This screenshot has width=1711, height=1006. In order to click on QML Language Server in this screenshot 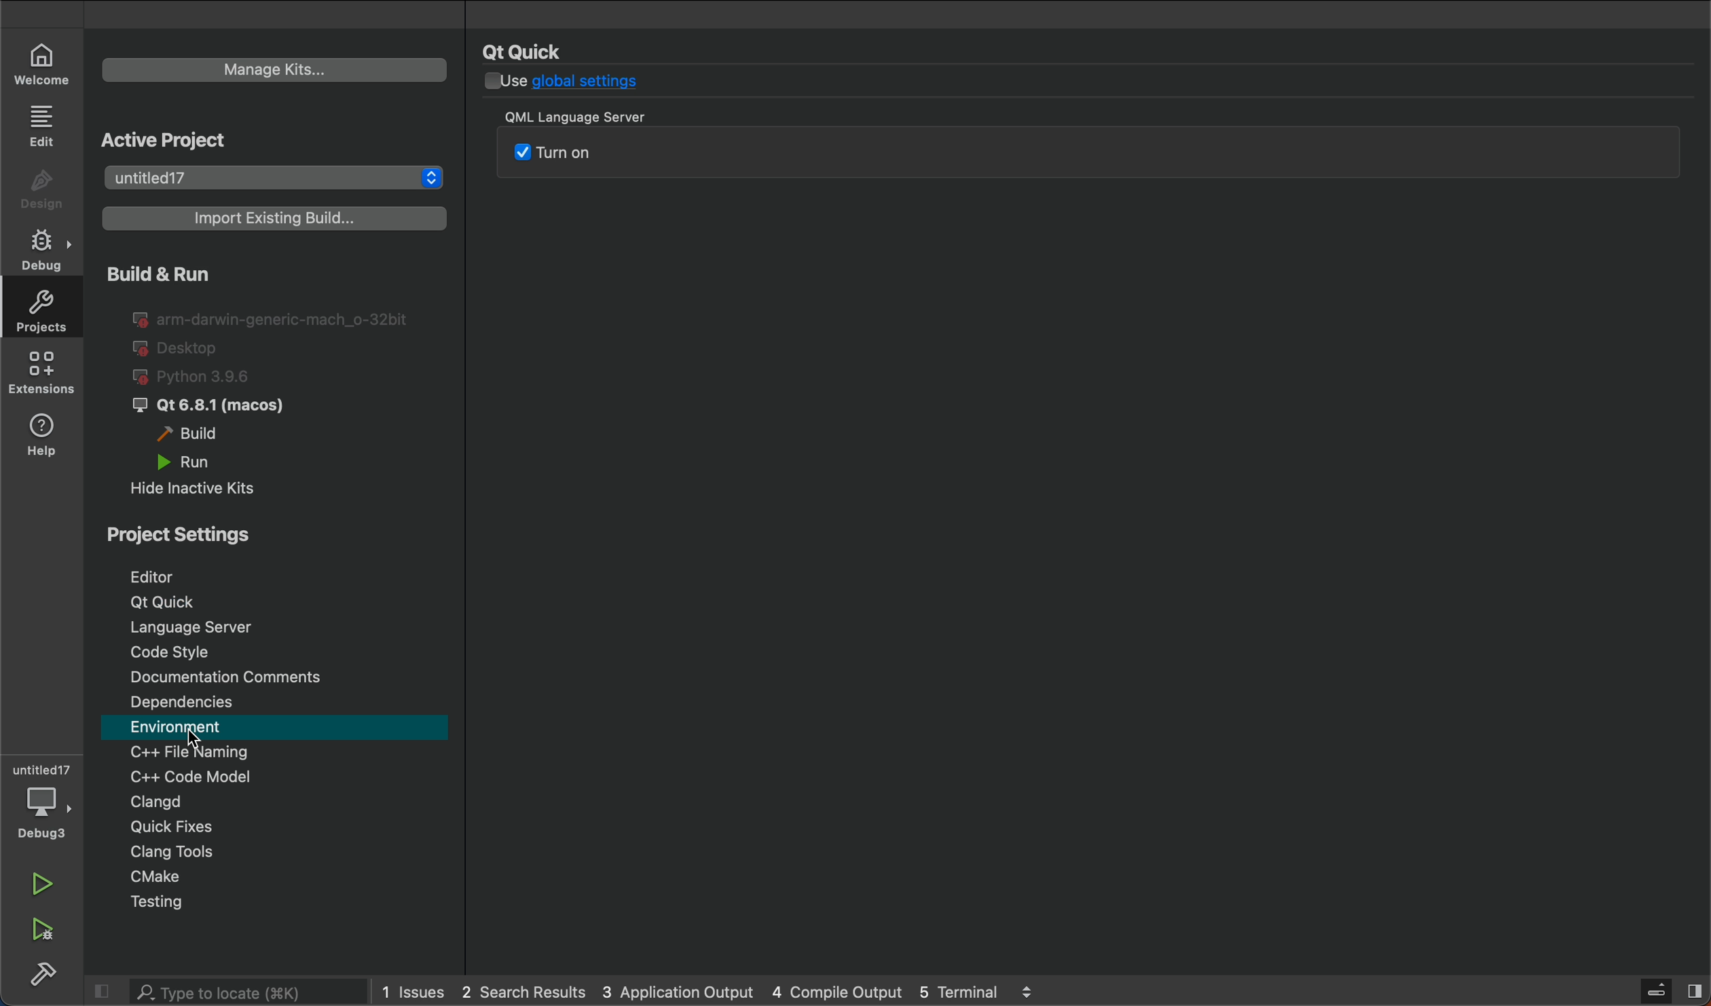, I will do `click(605, 119)`.